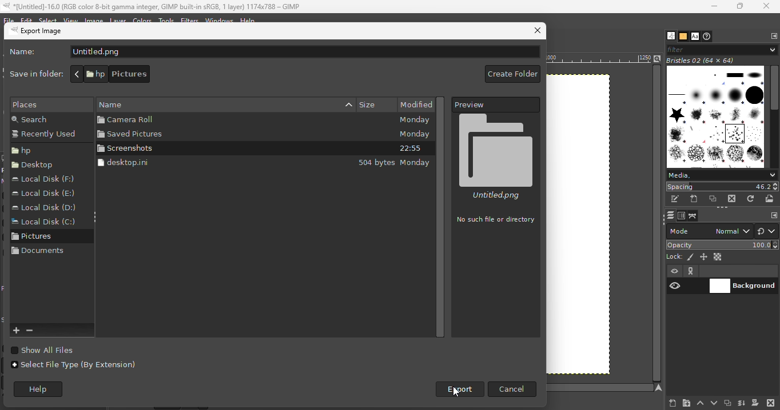  I want to click on Apply the effect of the layer mask and remove it, so click(755, 404).